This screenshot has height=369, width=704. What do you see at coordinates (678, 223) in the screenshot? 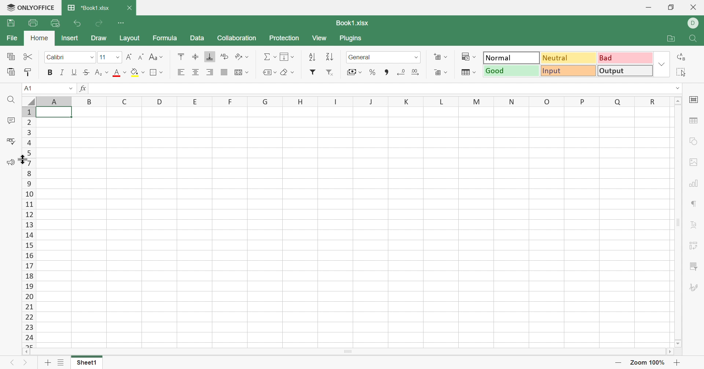
I see `Scroll Bar` at bounding box center [678, 223].